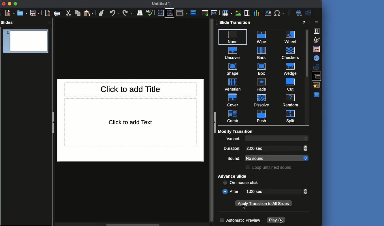 Image resolution: width=384 pixels, height=226 pixels. What do you see at coordinates (68, 13) in the screenshot?
I see `Cut` at bounding box center [68, 13].